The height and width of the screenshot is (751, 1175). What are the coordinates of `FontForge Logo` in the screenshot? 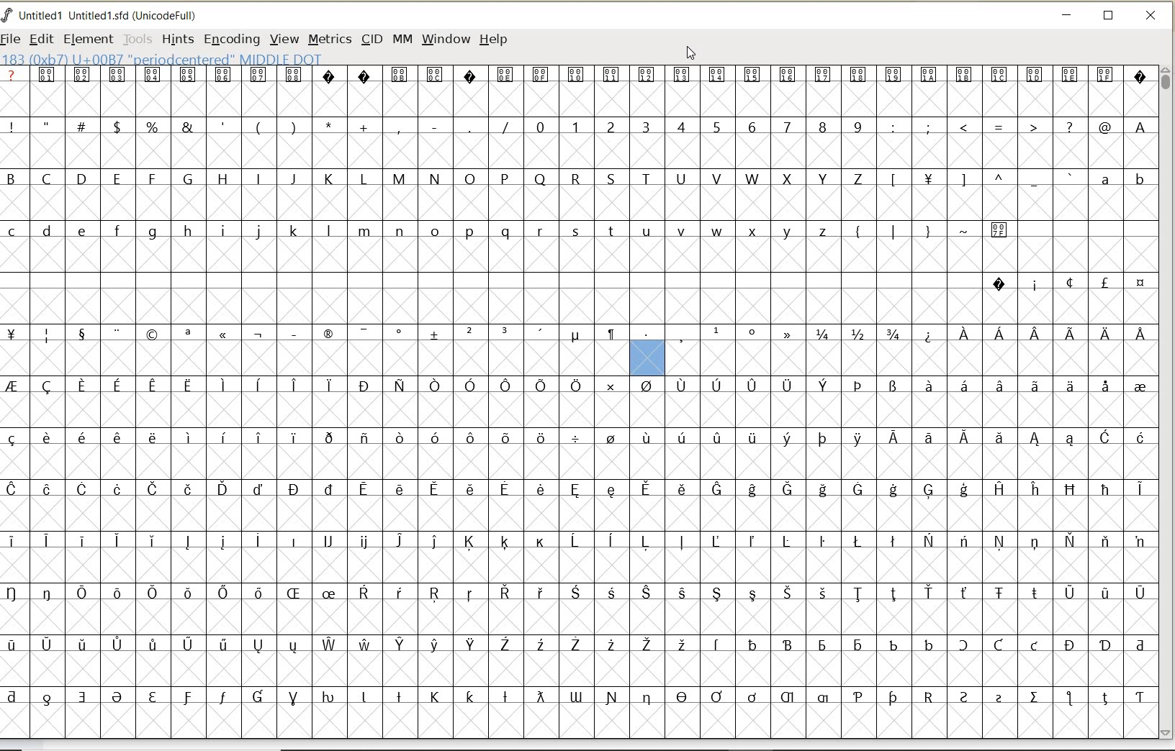 It's located at (8, 14).